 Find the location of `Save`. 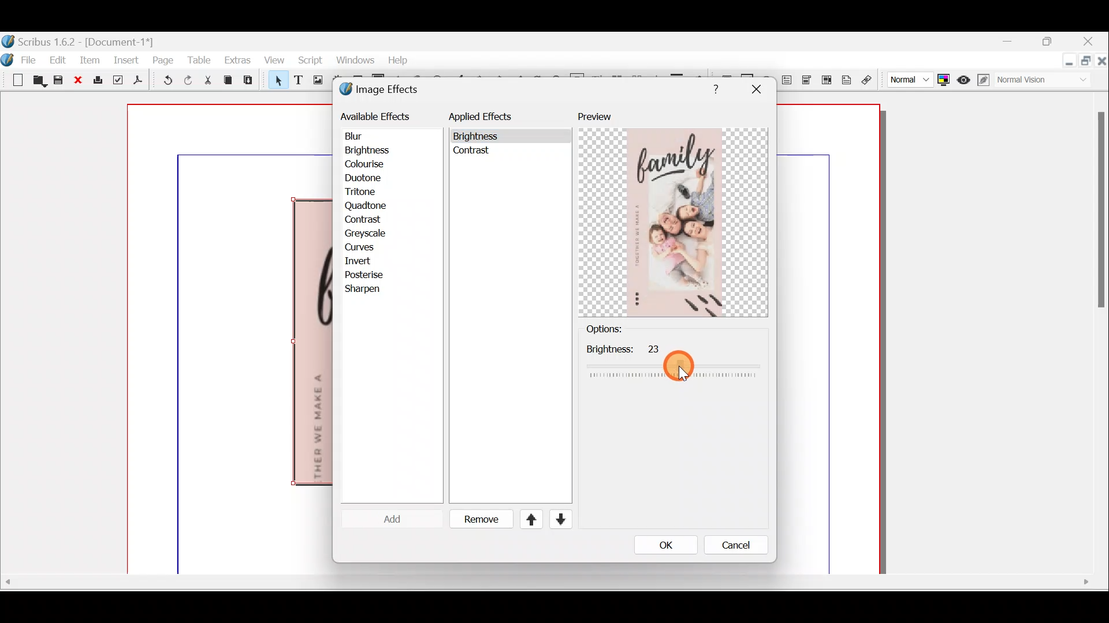

Save is located at coordinates (58, 81).